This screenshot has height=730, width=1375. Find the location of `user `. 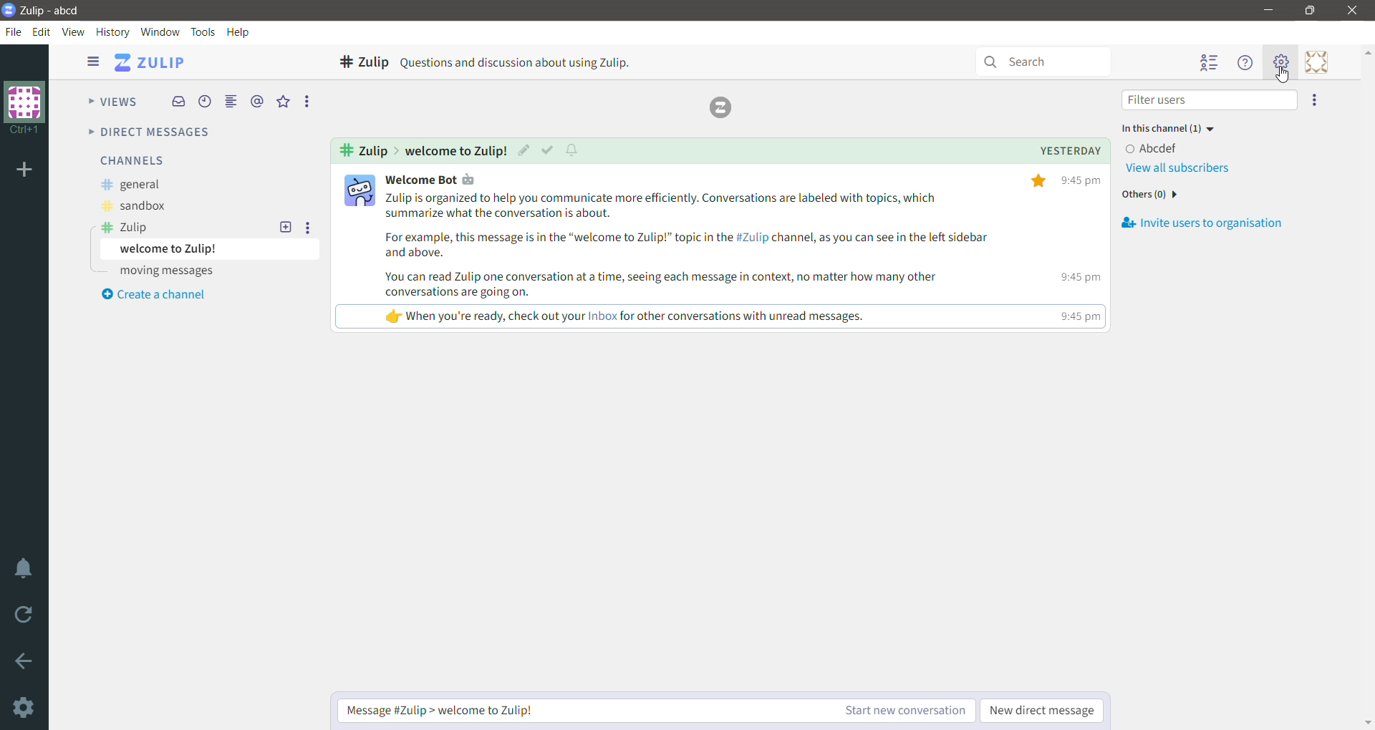

user  is located at coordinates (459, 180).